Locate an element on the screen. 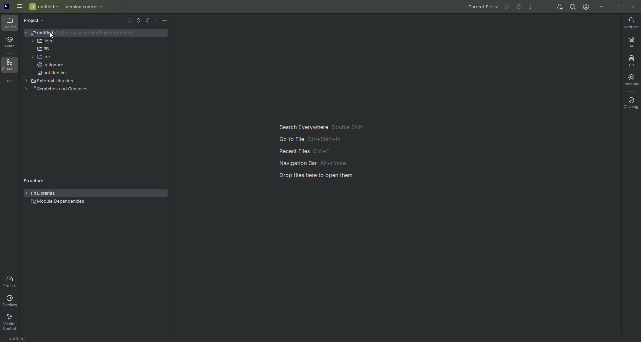 The image size is (641, 342). Hide is located at coordinates (165, 21).